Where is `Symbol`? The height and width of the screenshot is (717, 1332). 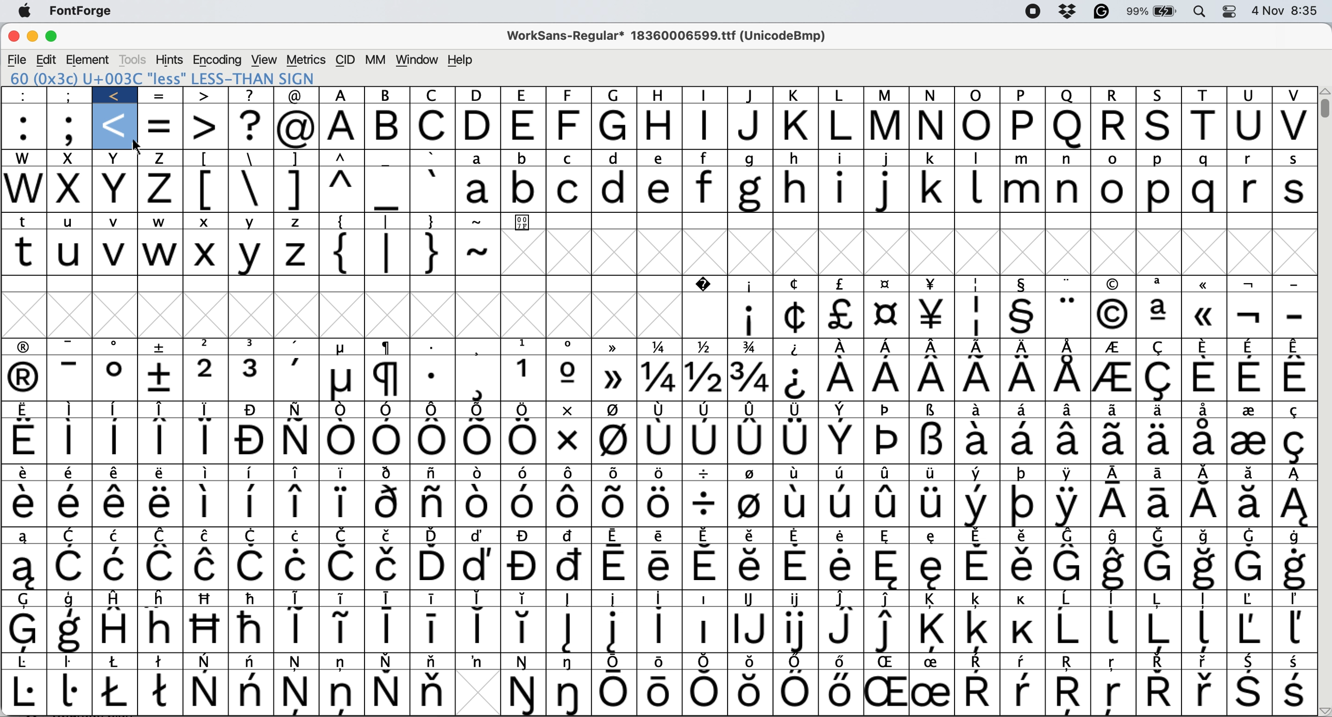 Symbol is located at coordinates (71, 629).